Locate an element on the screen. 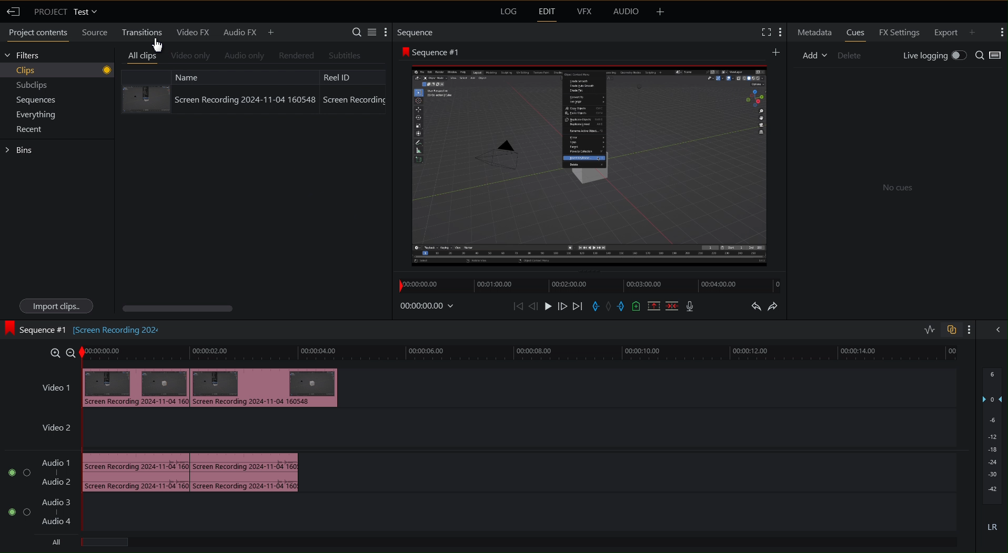  Remove Marker is located at coordinates (610, 306).